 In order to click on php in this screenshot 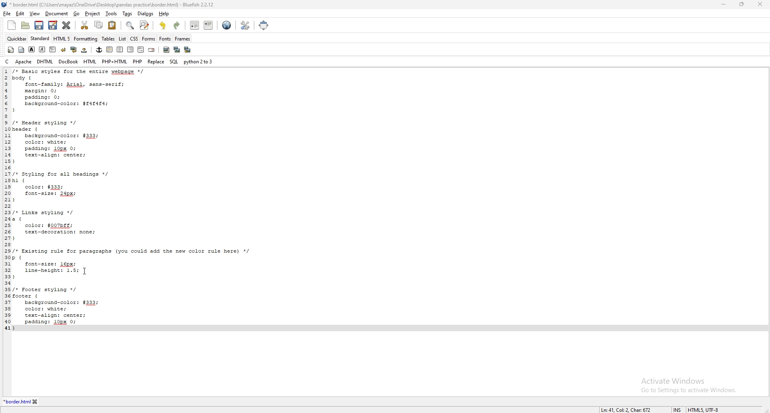, I will do `click(138, 61)`.